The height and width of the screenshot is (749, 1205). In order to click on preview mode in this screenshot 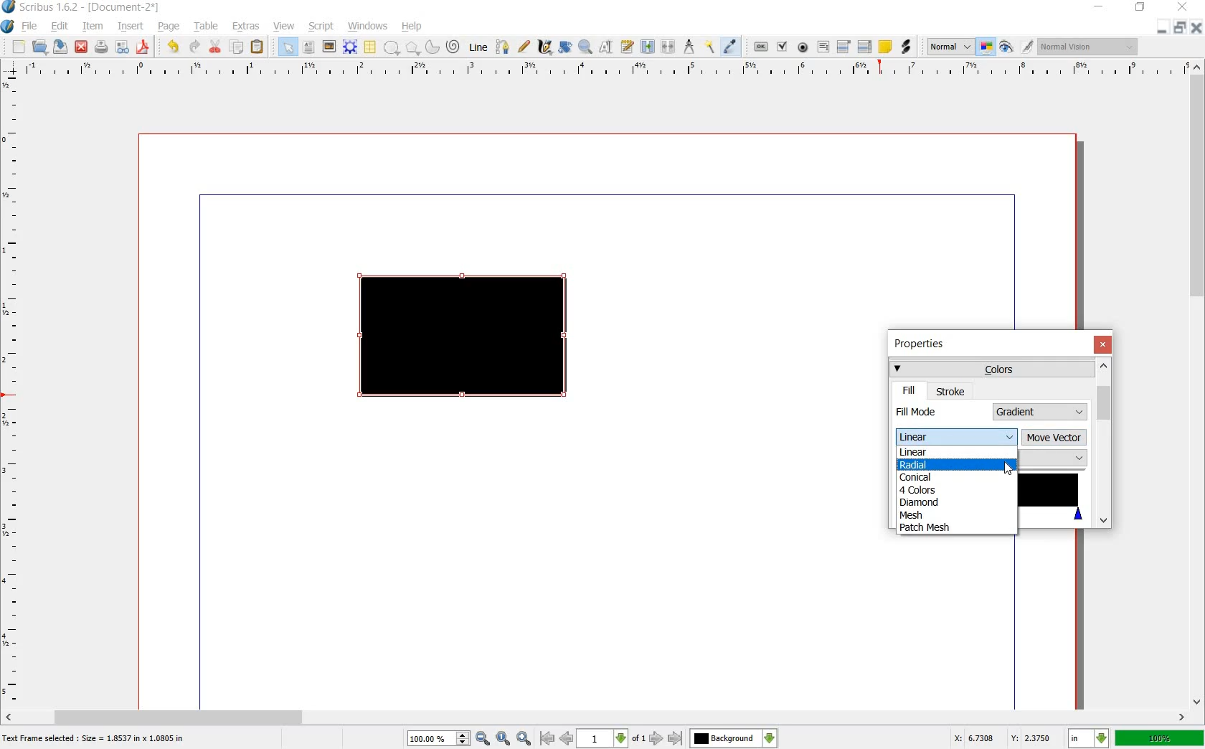, I will do `click(1006, 47)`.